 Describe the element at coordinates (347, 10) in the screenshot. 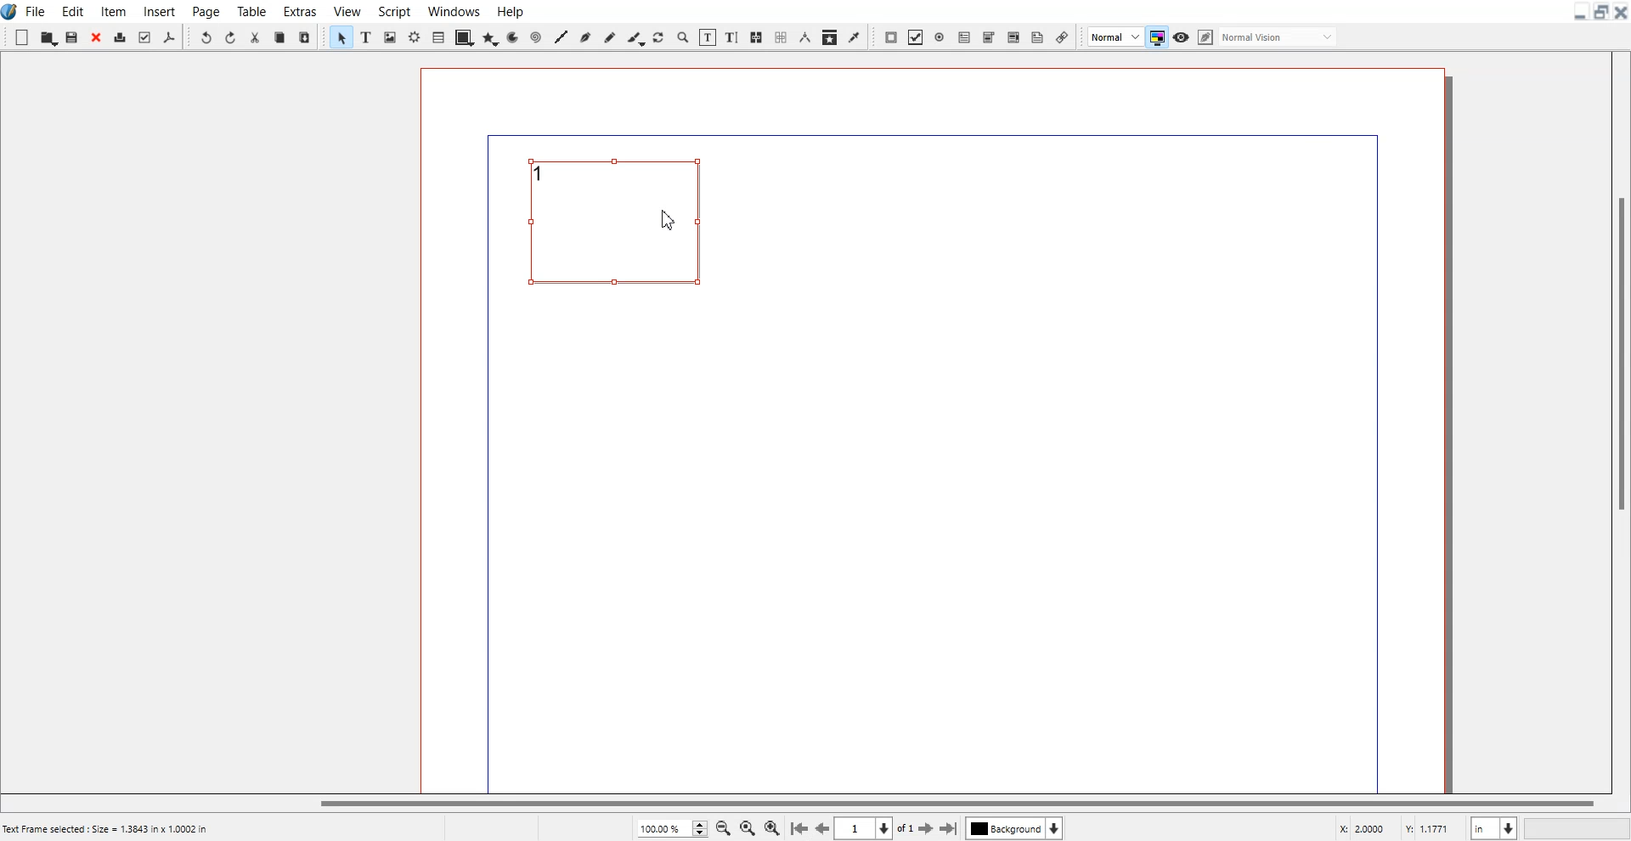

I see `View` at that location.